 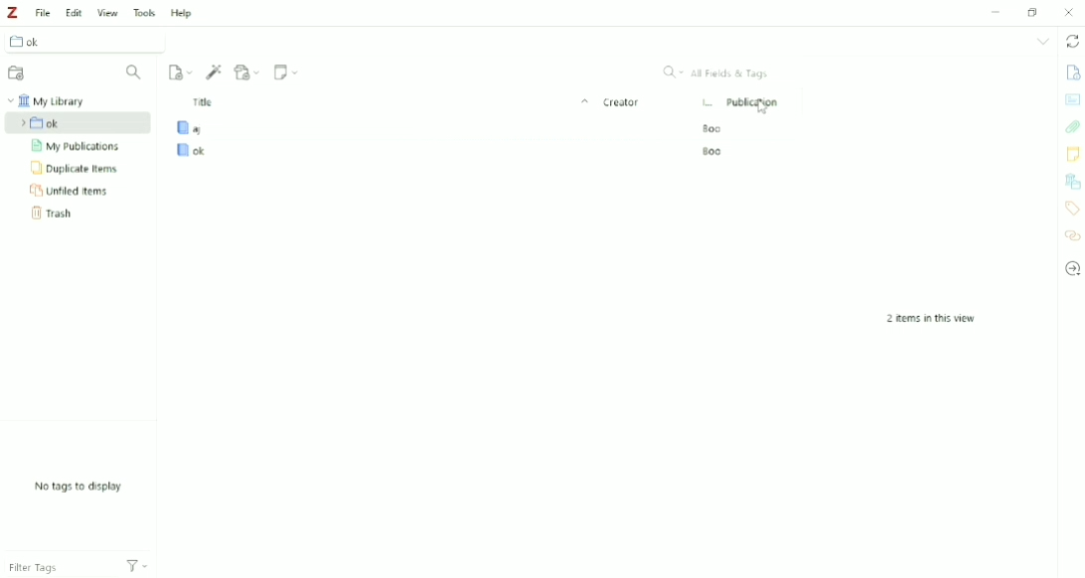 I want to click on Publication, so click(x=757, y=104).